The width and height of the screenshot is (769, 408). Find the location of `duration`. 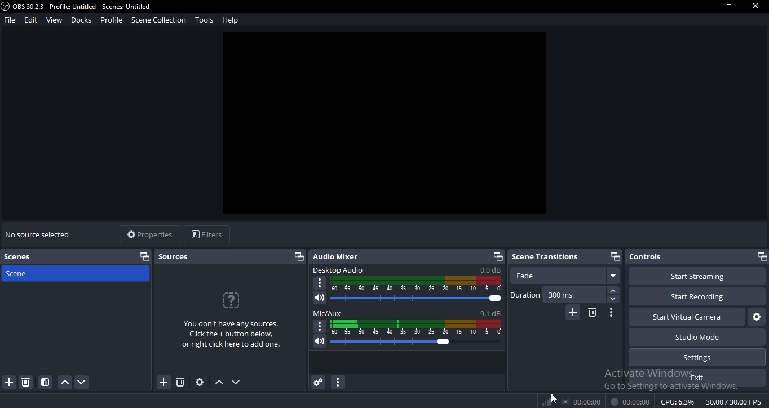

duration is located at coordinates (565, 295).